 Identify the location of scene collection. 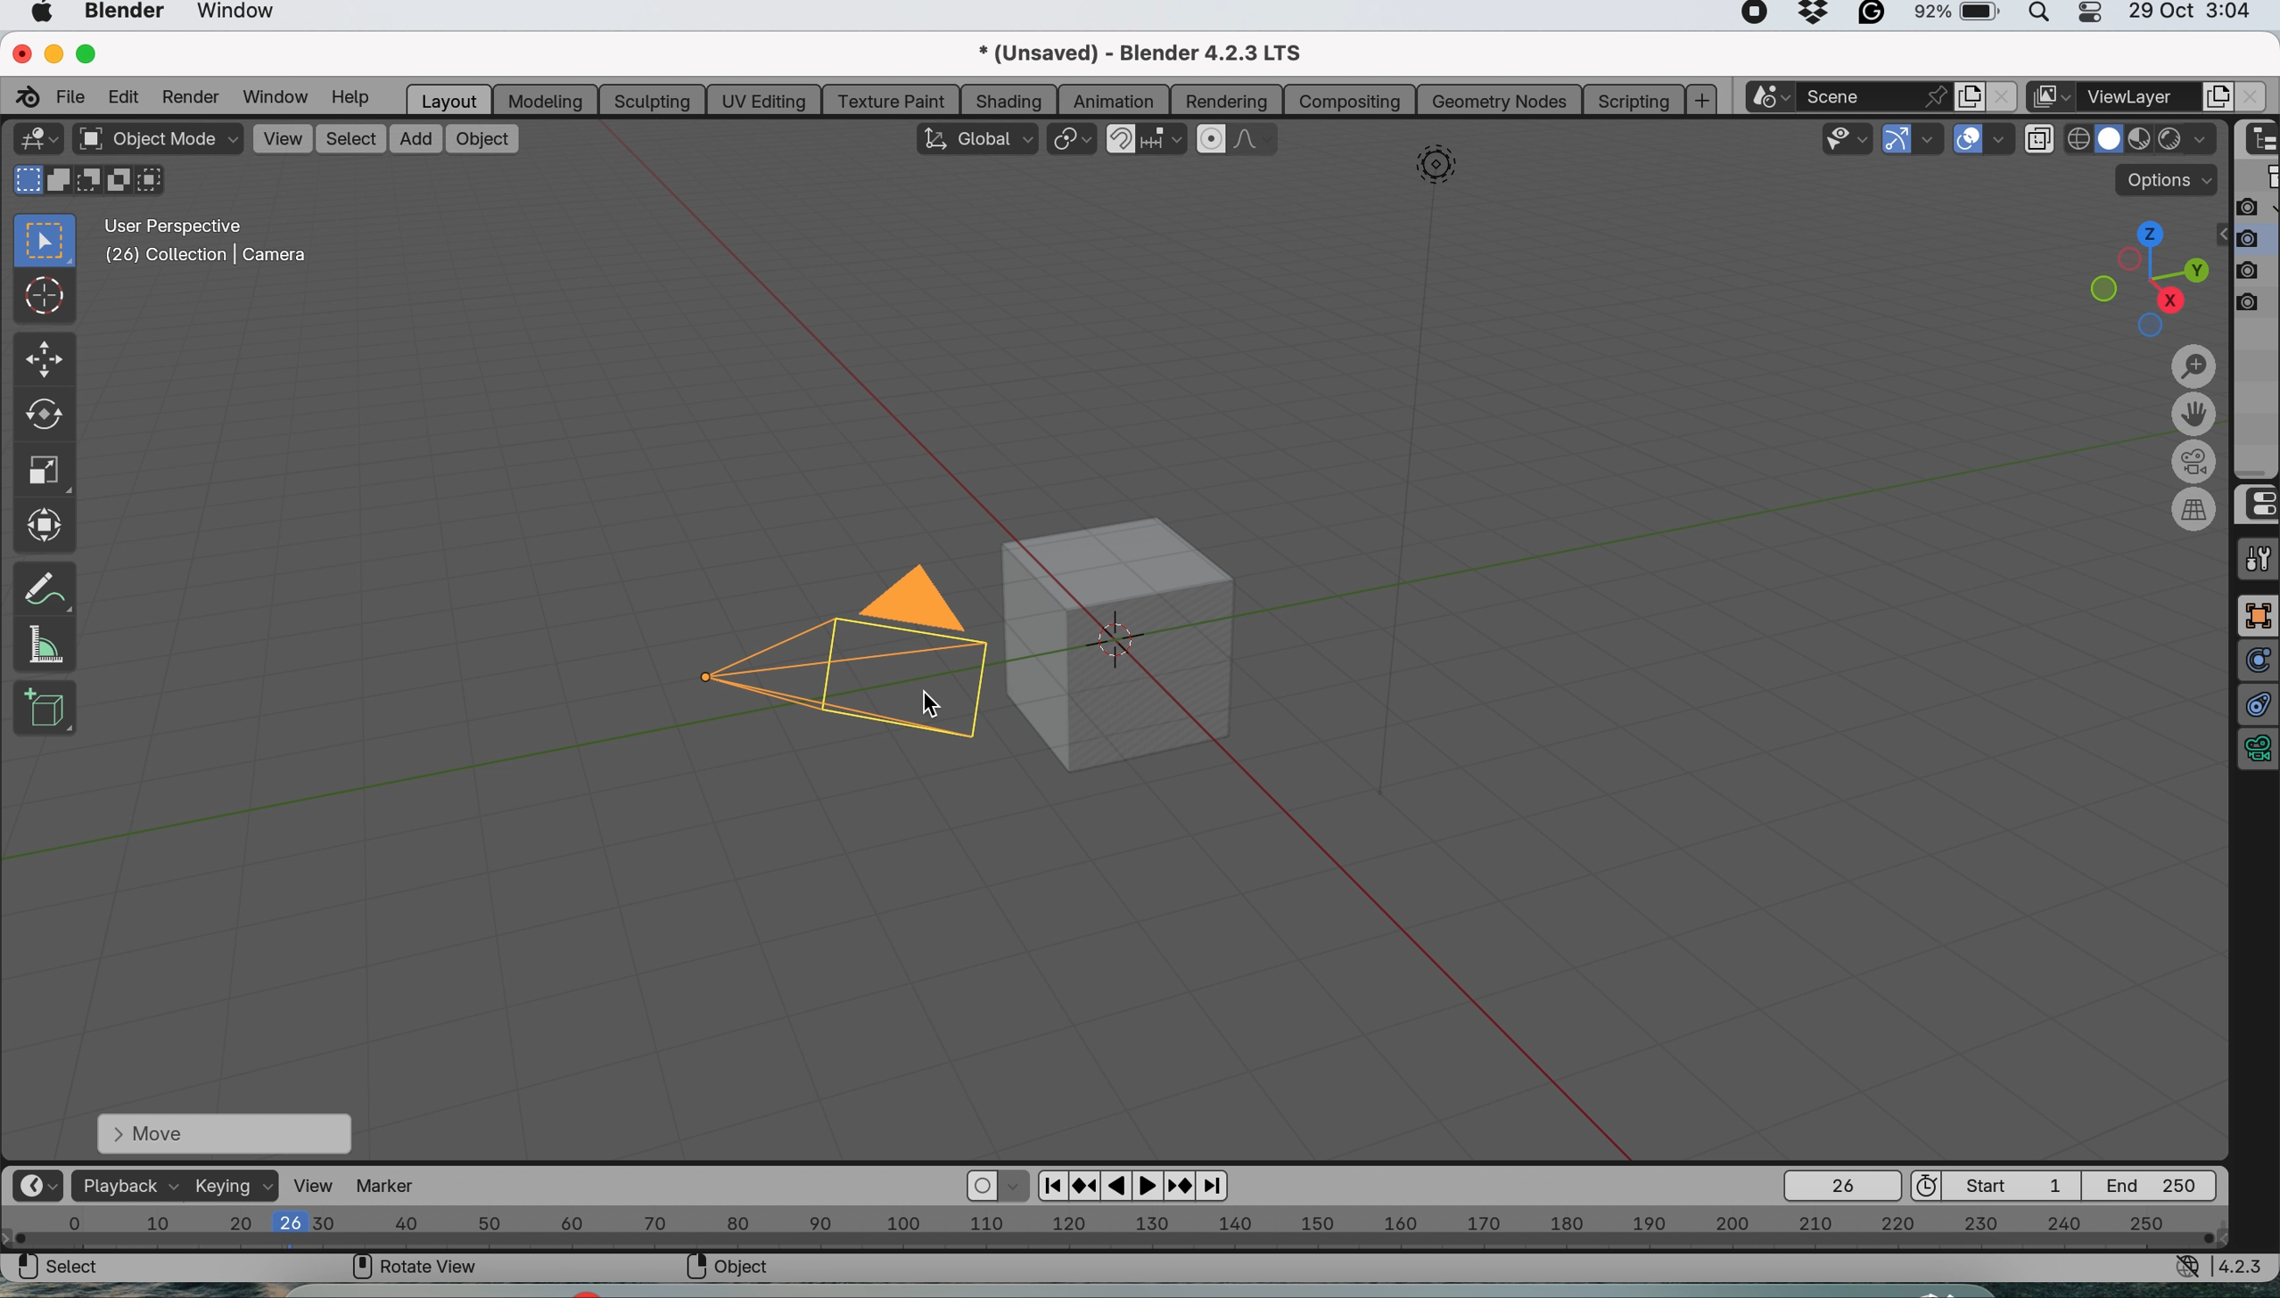
(2259, 179).